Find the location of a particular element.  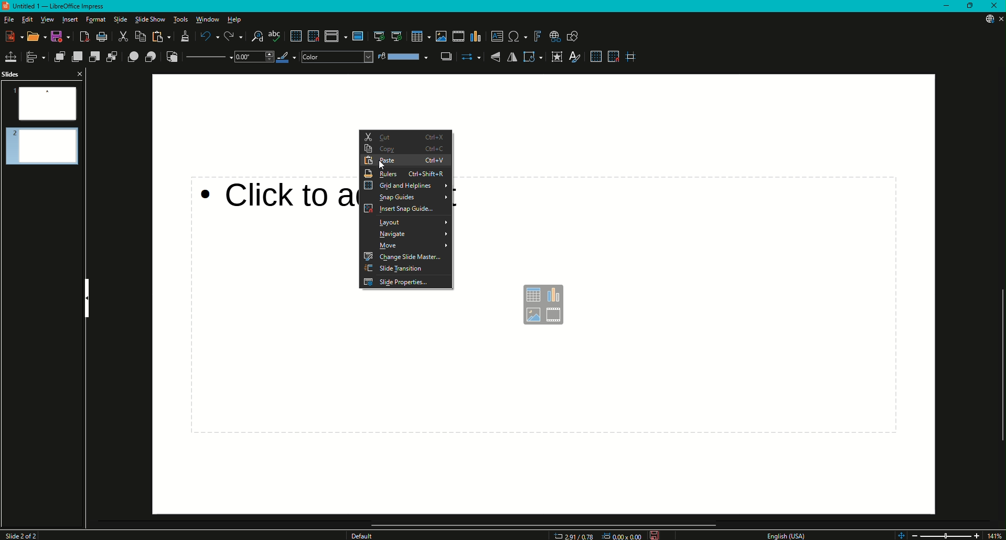

 is located at coordinates (364, 536).